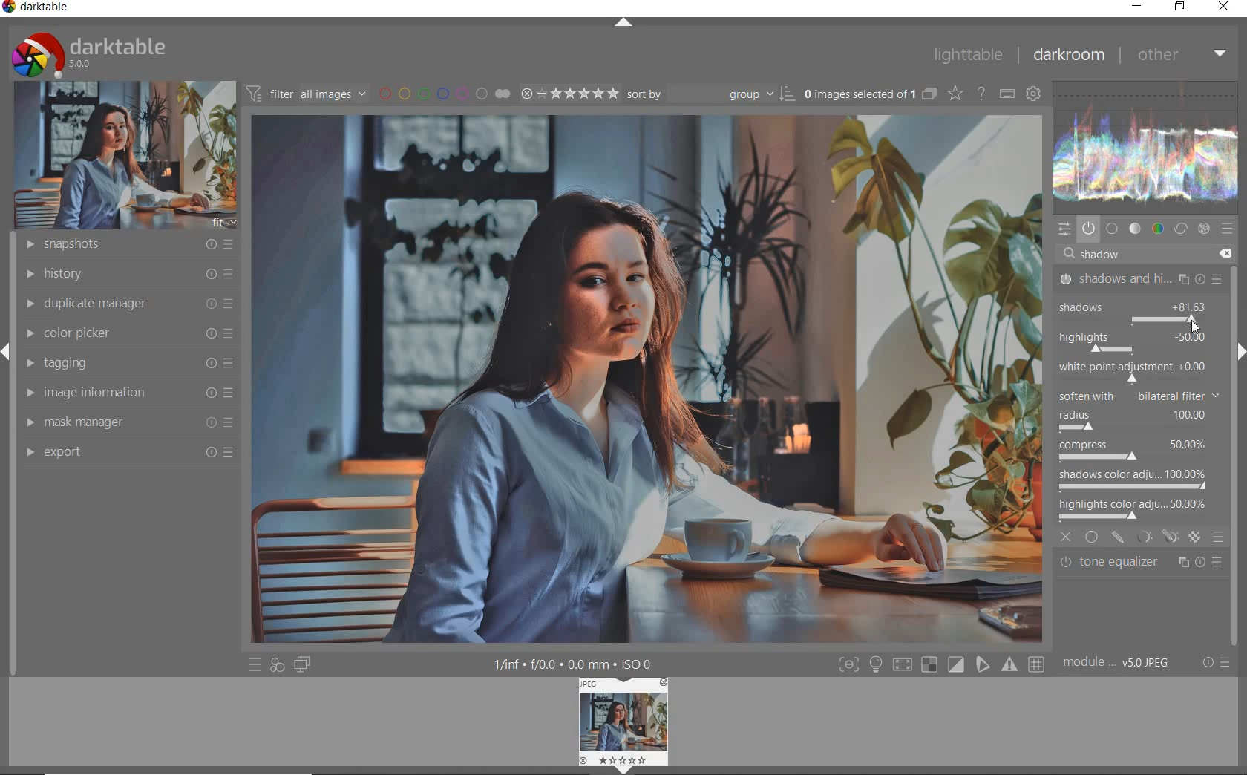  What do you see at coordinates (1191, 308) in the screenshot?
I see `show increased to 81.63` at bounding box center [1191, 308].